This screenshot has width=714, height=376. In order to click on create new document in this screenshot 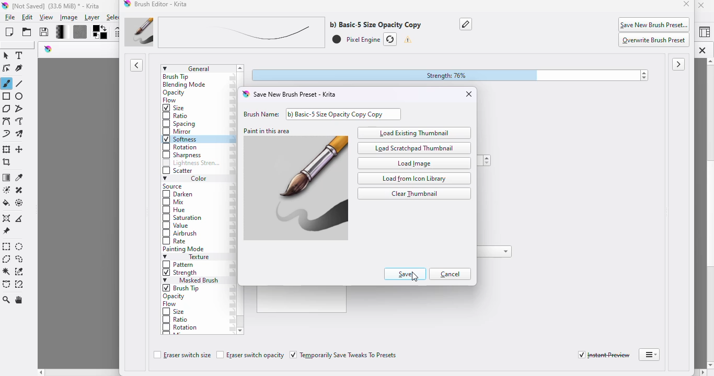, I will do `click(9, 32)`.